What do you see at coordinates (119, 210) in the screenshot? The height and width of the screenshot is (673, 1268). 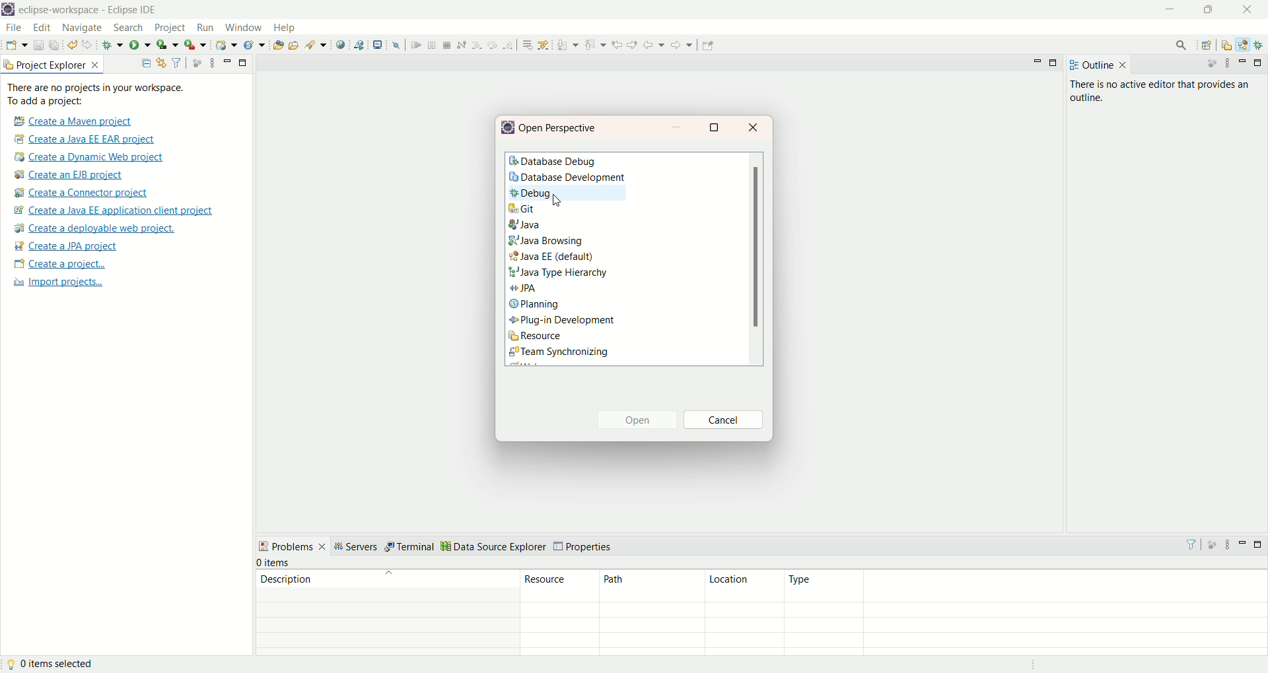 I see `create a Java EE` at bounding box center [119, 210].